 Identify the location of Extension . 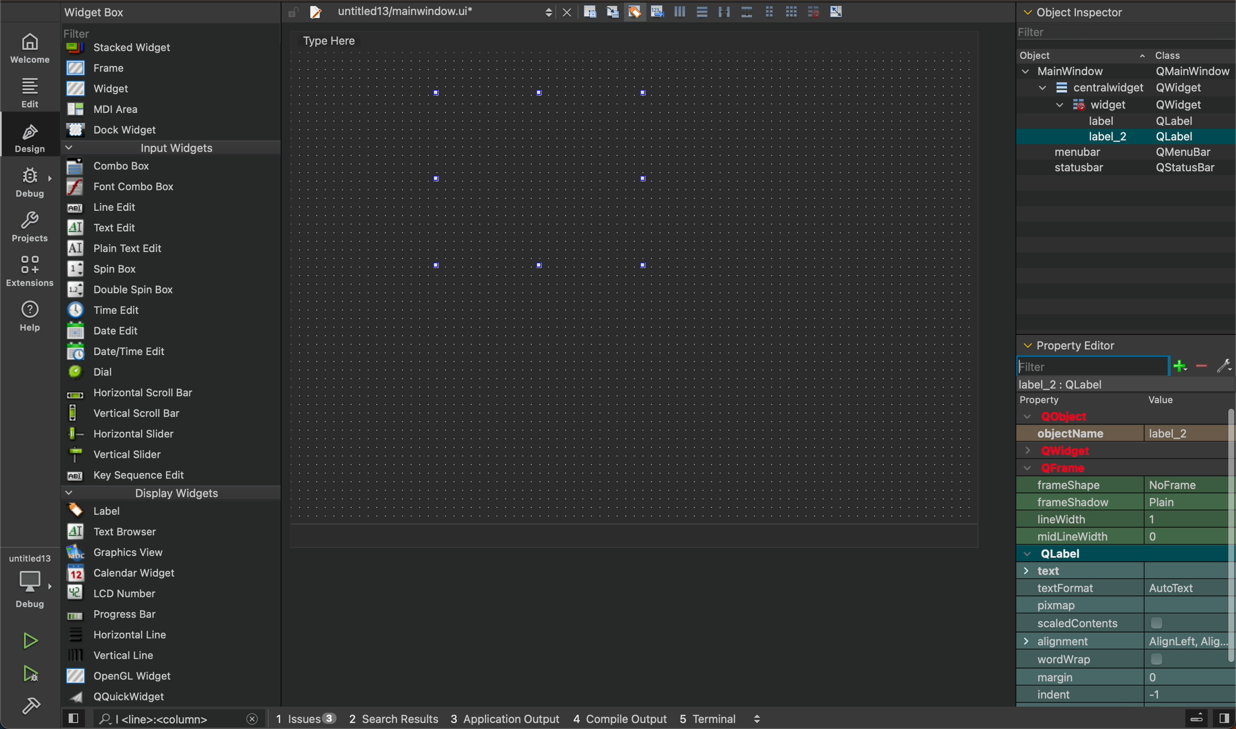
(29, 271).